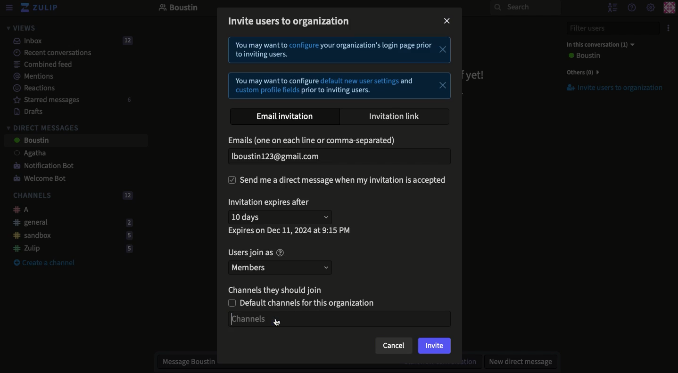  Describe the element at coordinates (525, 8) in the screenshot. I see `Search ` at that location.